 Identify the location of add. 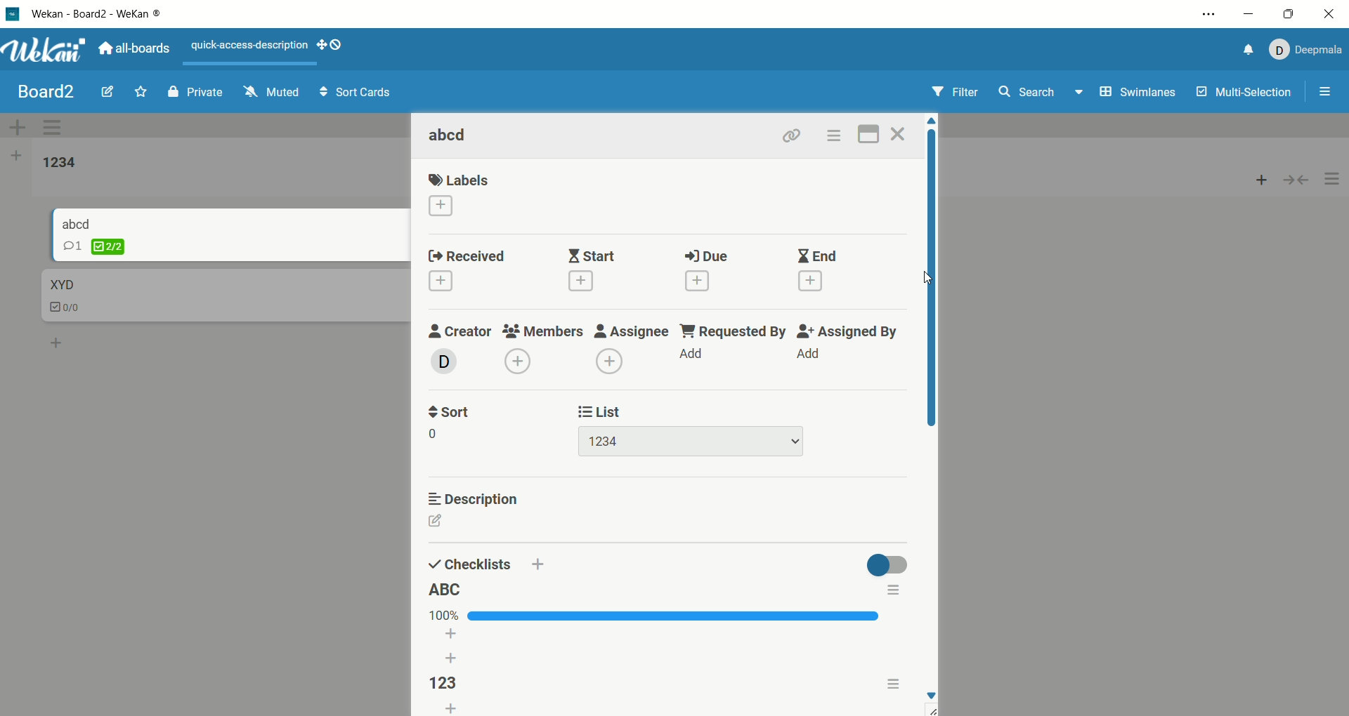
(698, 281).